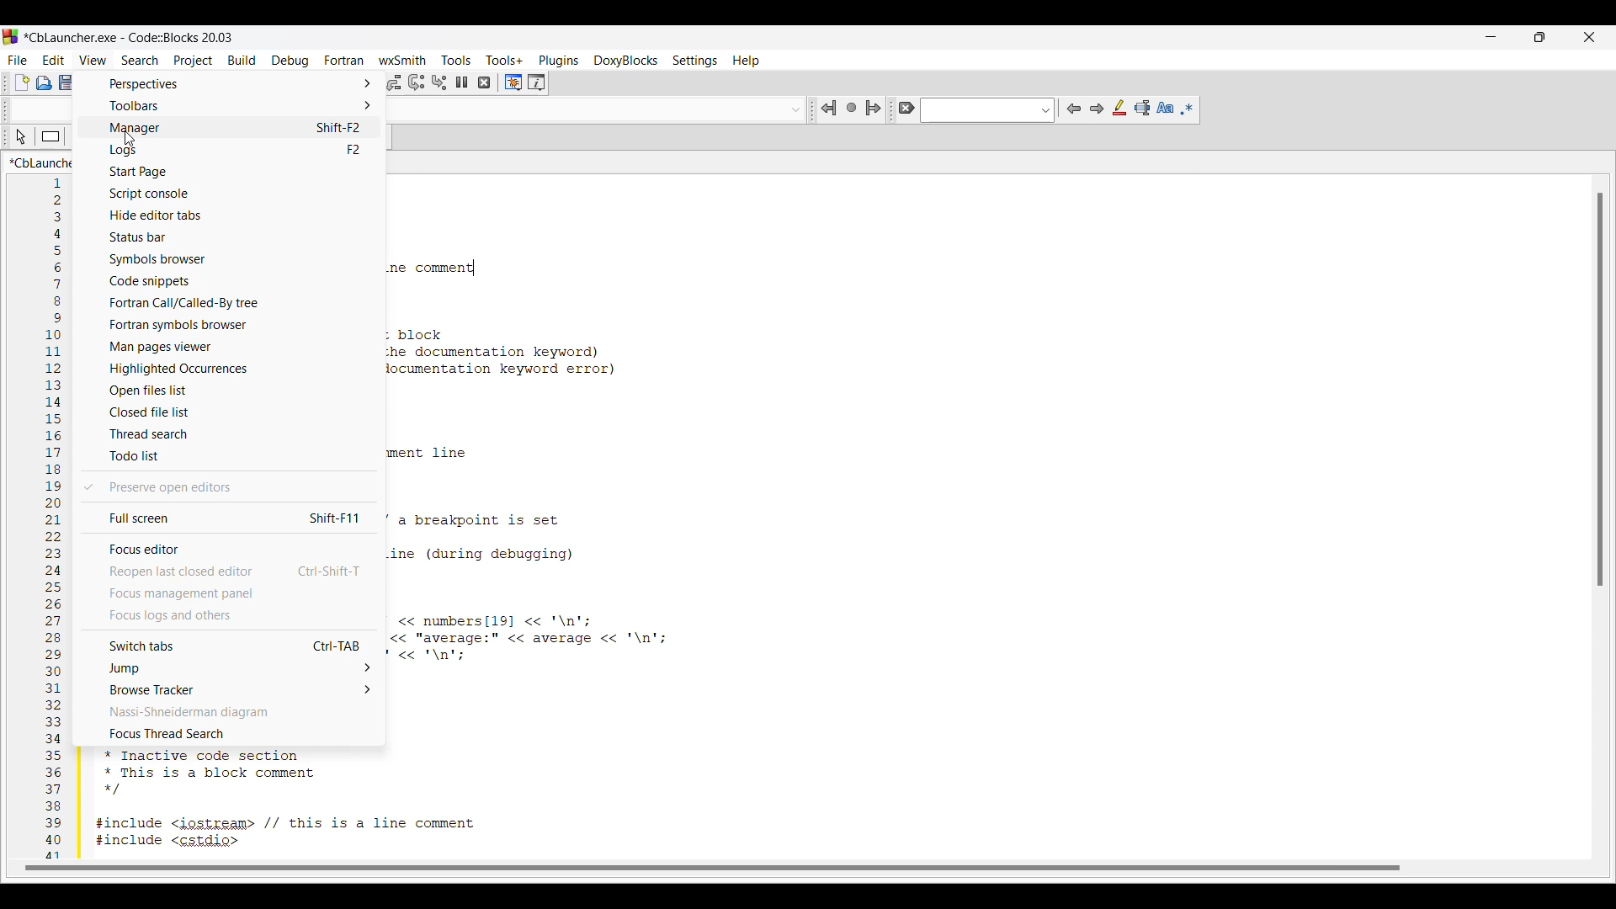 The width and height of the screenshot is (1616, 909). Describe the element at coordinates (1187, 109) in the screenshot. I see `Use regex` at that location.